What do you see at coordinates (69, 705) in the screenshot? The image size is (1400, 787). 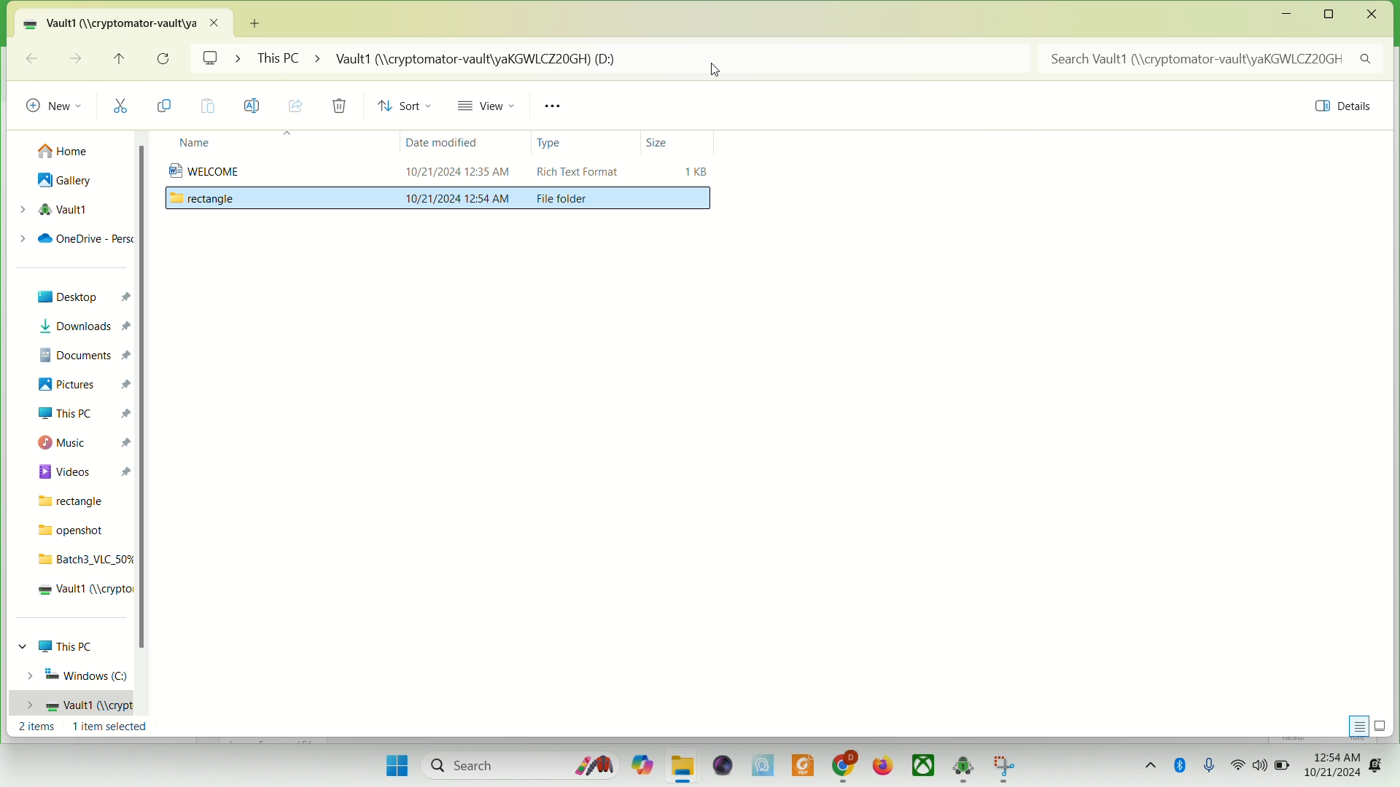 I see `vault1` at bounding box center [69, 705].